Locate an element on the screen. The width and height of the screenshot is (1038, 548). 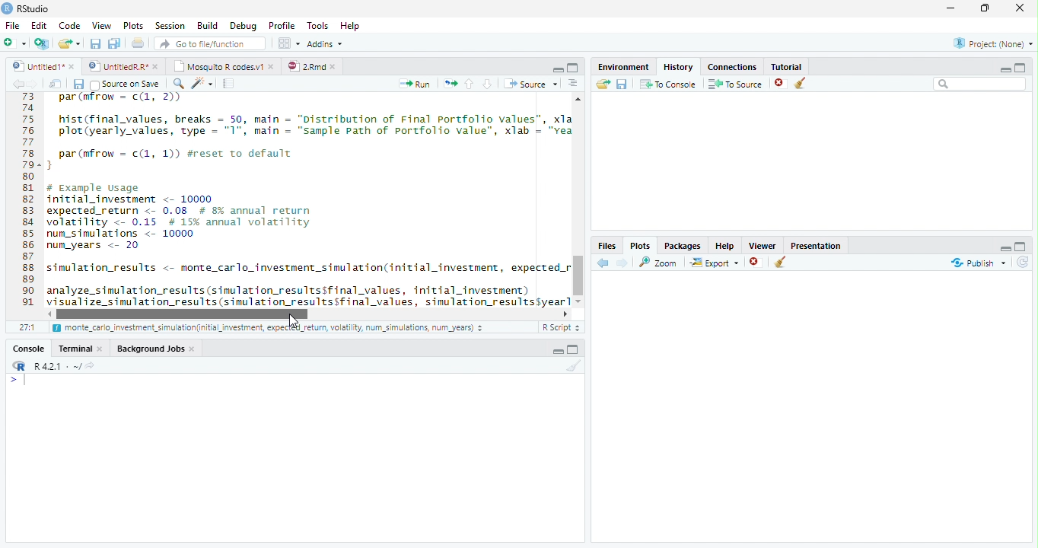
Save is located at coordinates (78, 84).